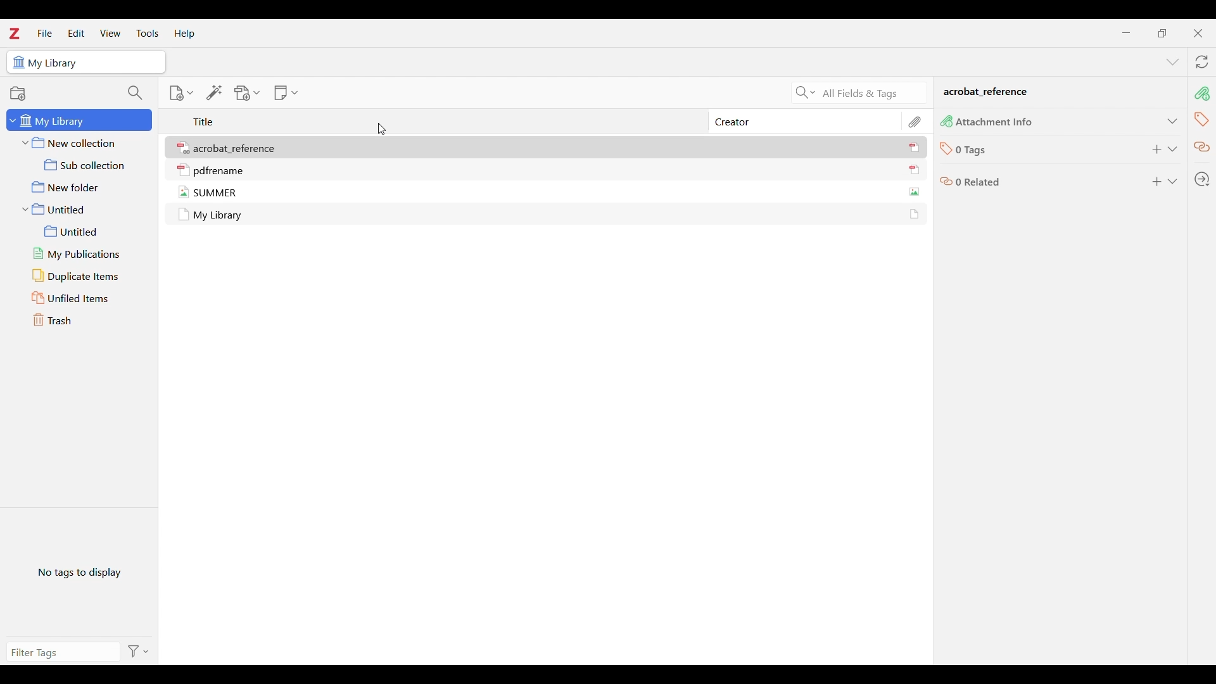 The height and width of the screenshot is (684, 1216). I want to click on icon, so click(184, 192).